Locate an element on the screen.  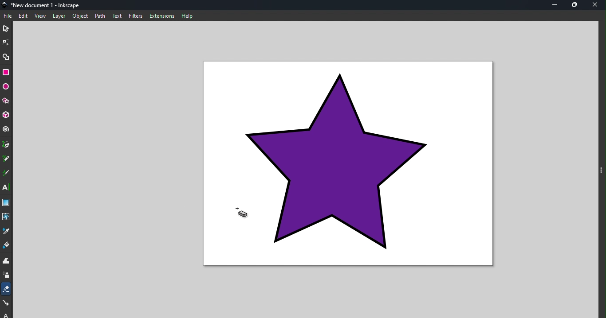
extensions is located at coordinates (162, 16).